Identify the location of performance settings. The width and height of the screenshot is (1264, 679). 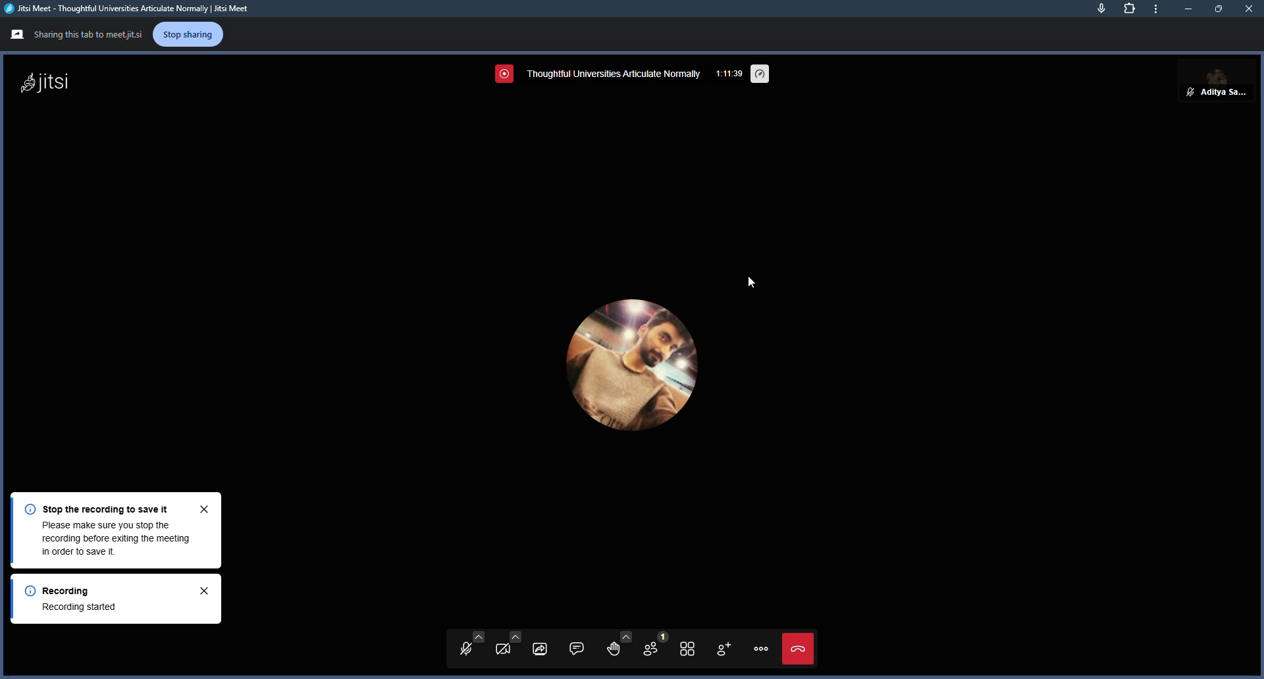
(760, 74).